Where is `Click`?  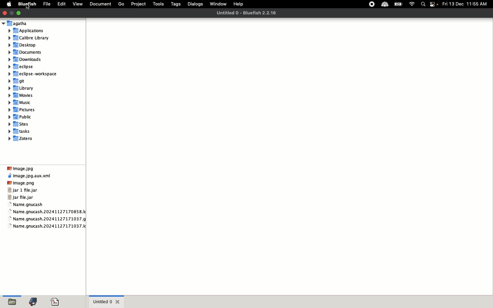 Click is located at coordinates (28, 9).